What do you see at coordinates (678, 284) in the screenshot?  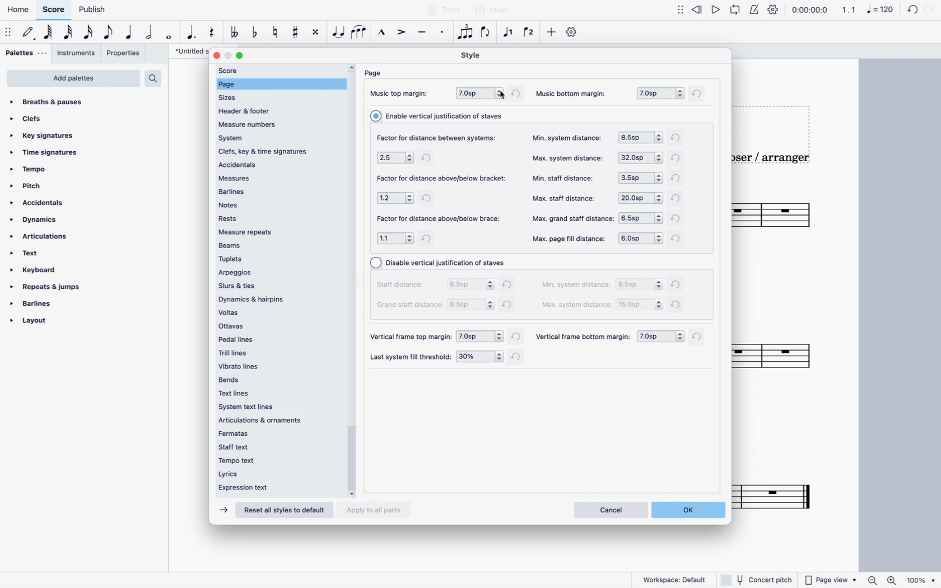 I see `refresh` at bounding box center [678, 284].